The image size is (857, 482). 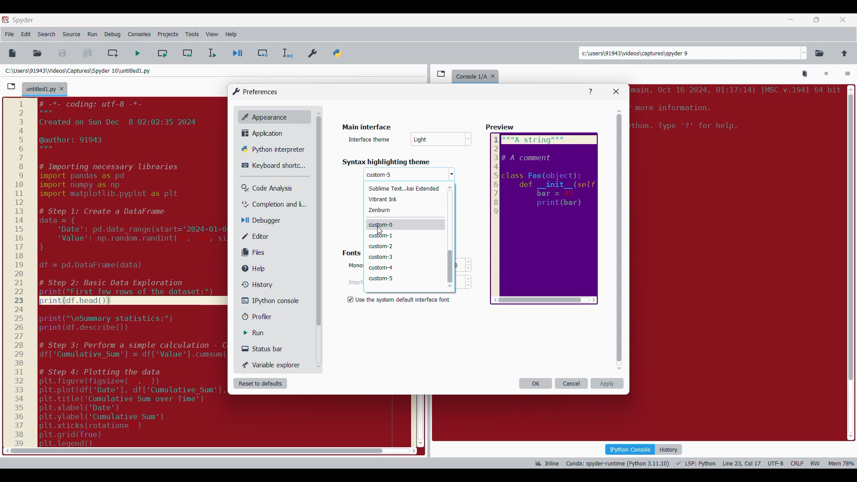 I want to click on Change to parent directory, so click(x=845, y=53).